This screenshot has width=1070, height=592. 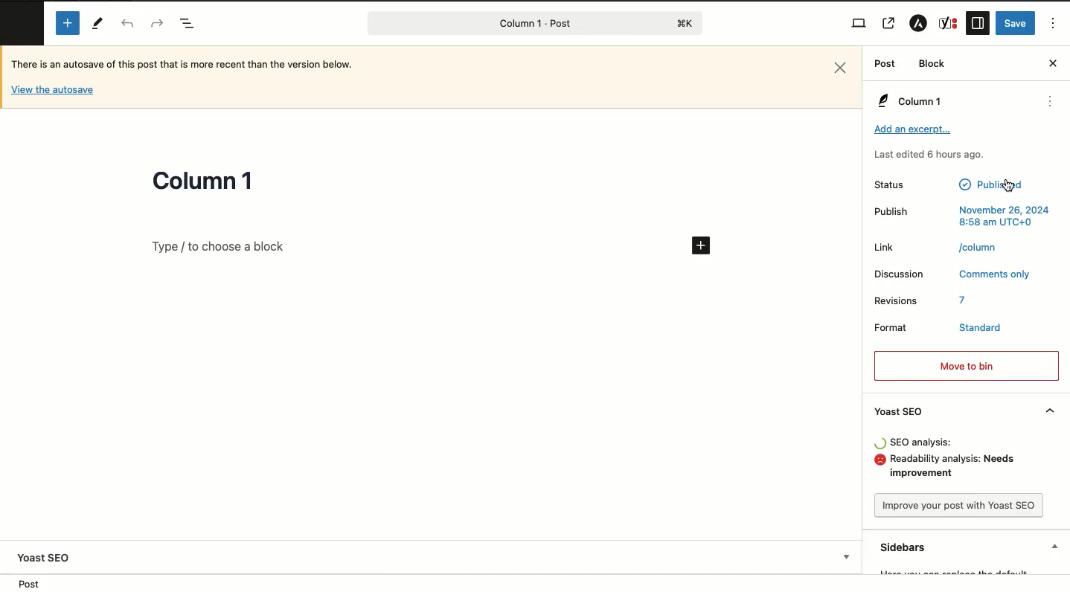 What do you see at coordinates (859, 24) in the screenshot?
I see `View` at bounding box center [859, 24].